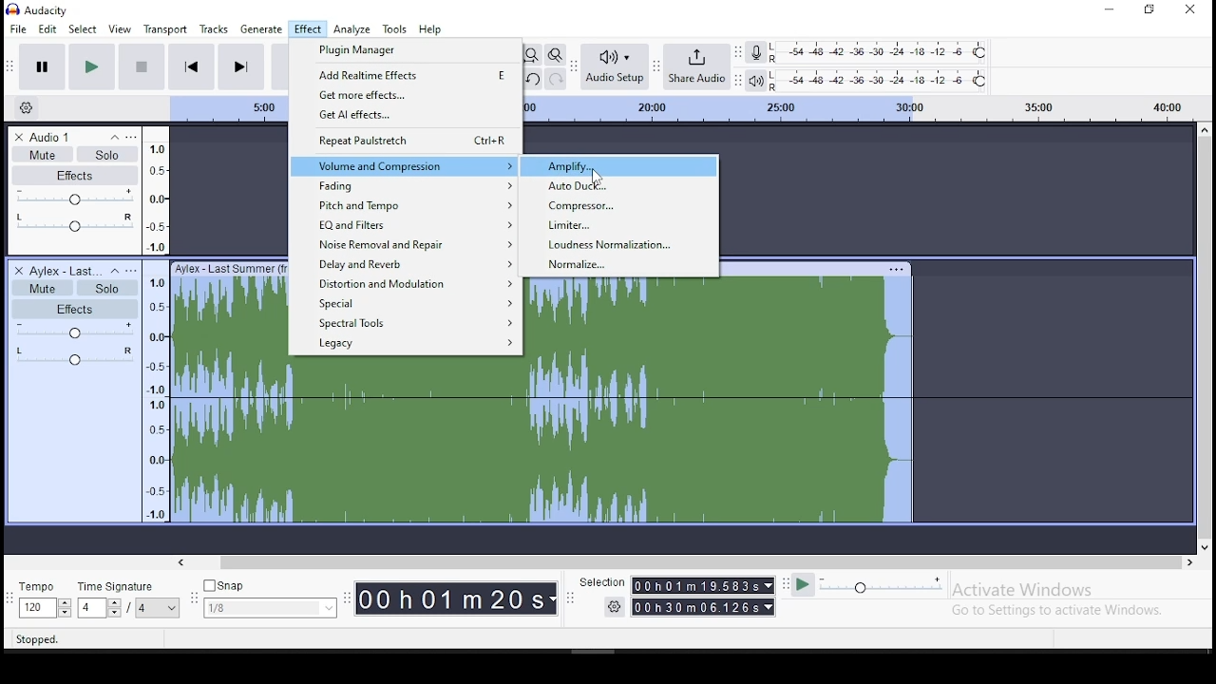  I want to click on audio track, so click(727, 319).